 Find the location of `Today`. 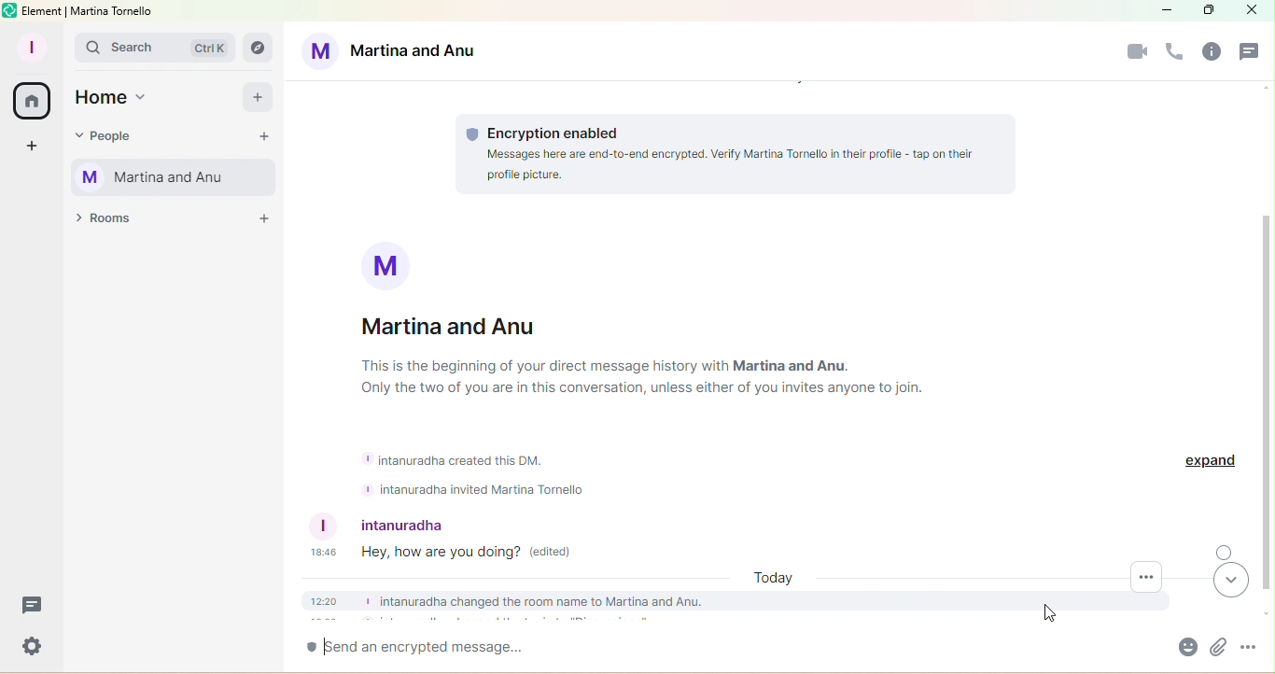

Today is located at coordinates (773, 576).